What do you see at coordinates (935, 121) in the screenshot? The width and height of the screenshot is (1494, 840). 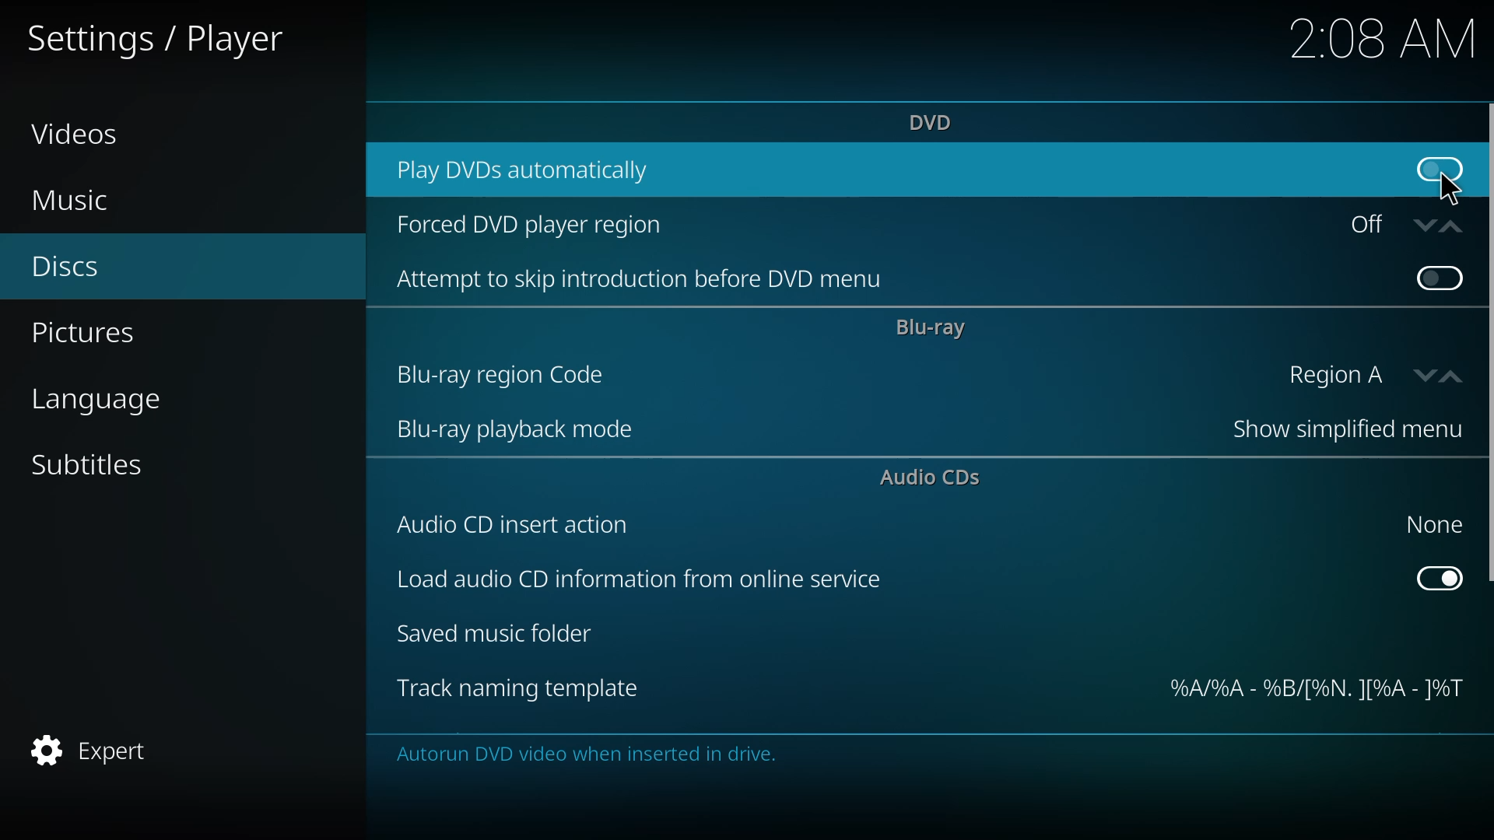 I see `dvd` at bounding box center [935, 121].